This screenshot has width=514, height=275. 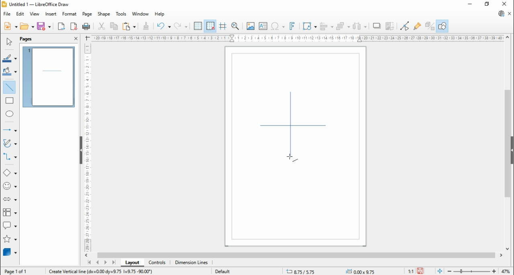 I want to click on default, so click(x=223, y=271).